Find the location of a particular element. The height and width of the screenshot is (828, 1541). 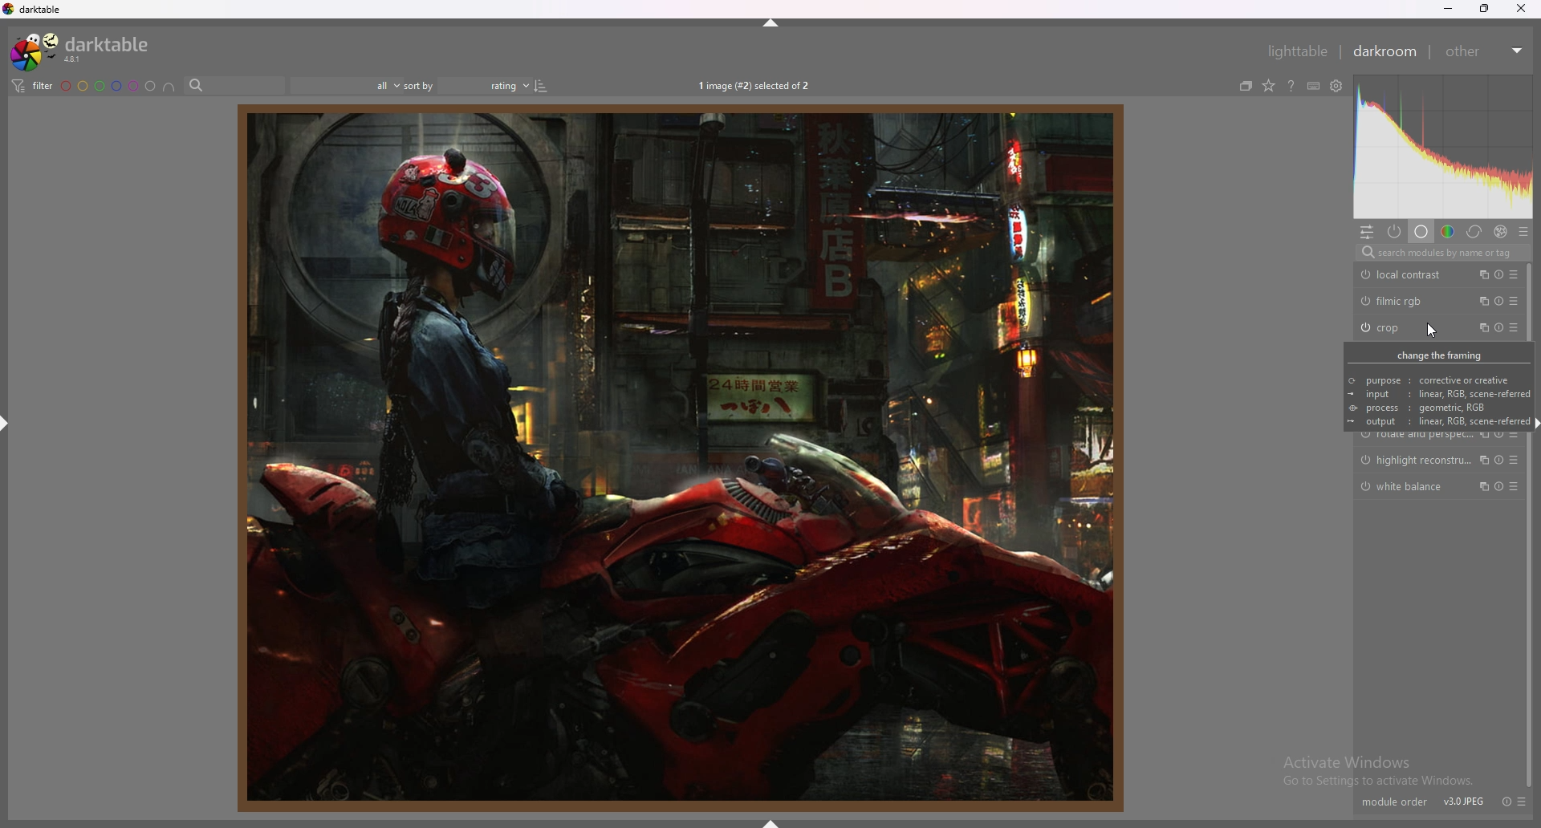

correct is located at coordinates (1474, 232).